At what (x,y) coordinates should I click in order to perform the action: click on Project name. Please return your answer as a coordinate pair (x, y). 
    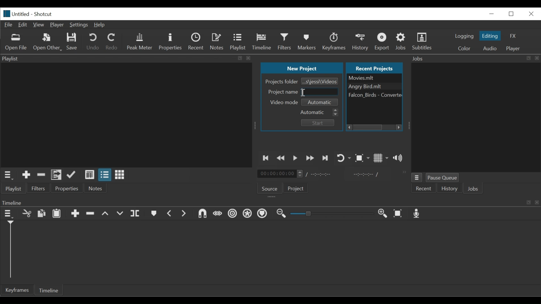
    Looking at the image, I should click on (283, 93).